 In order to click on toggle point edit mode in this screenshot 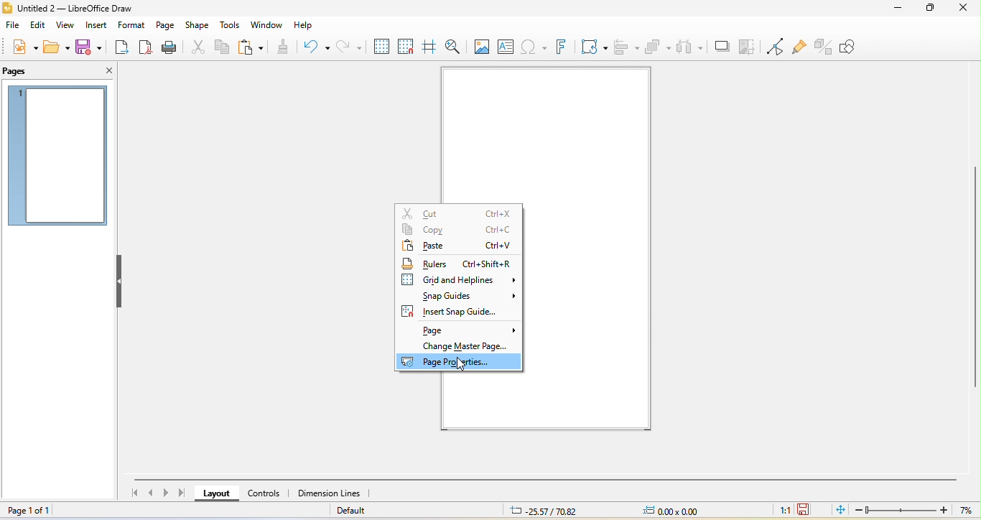, I will do `click(774, 47)`.